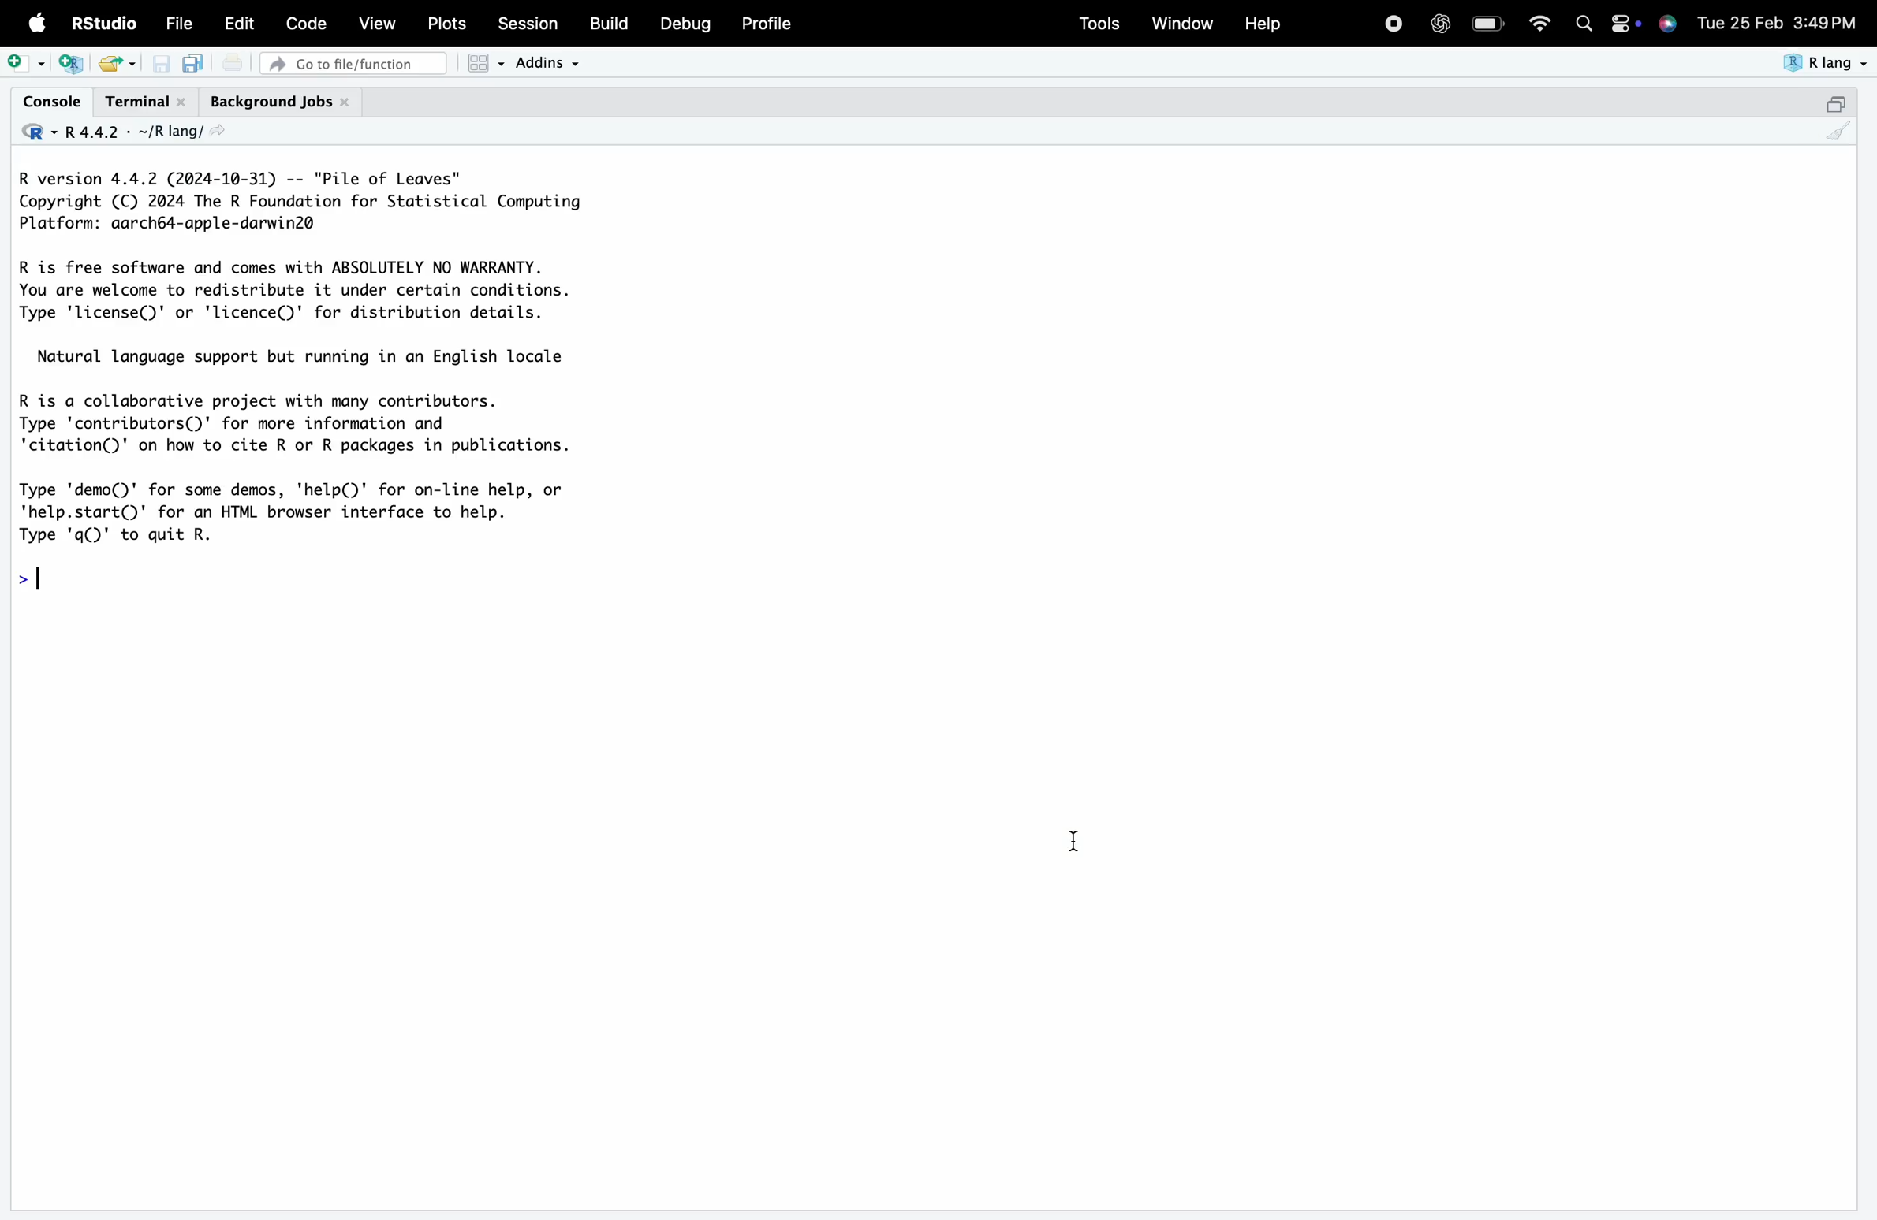 The height and width of the screenshot is (1220, 1877). What do you see at coordinates (71, 64) in the screenshot?
I see `create a project` at bounding box center [71, 64].